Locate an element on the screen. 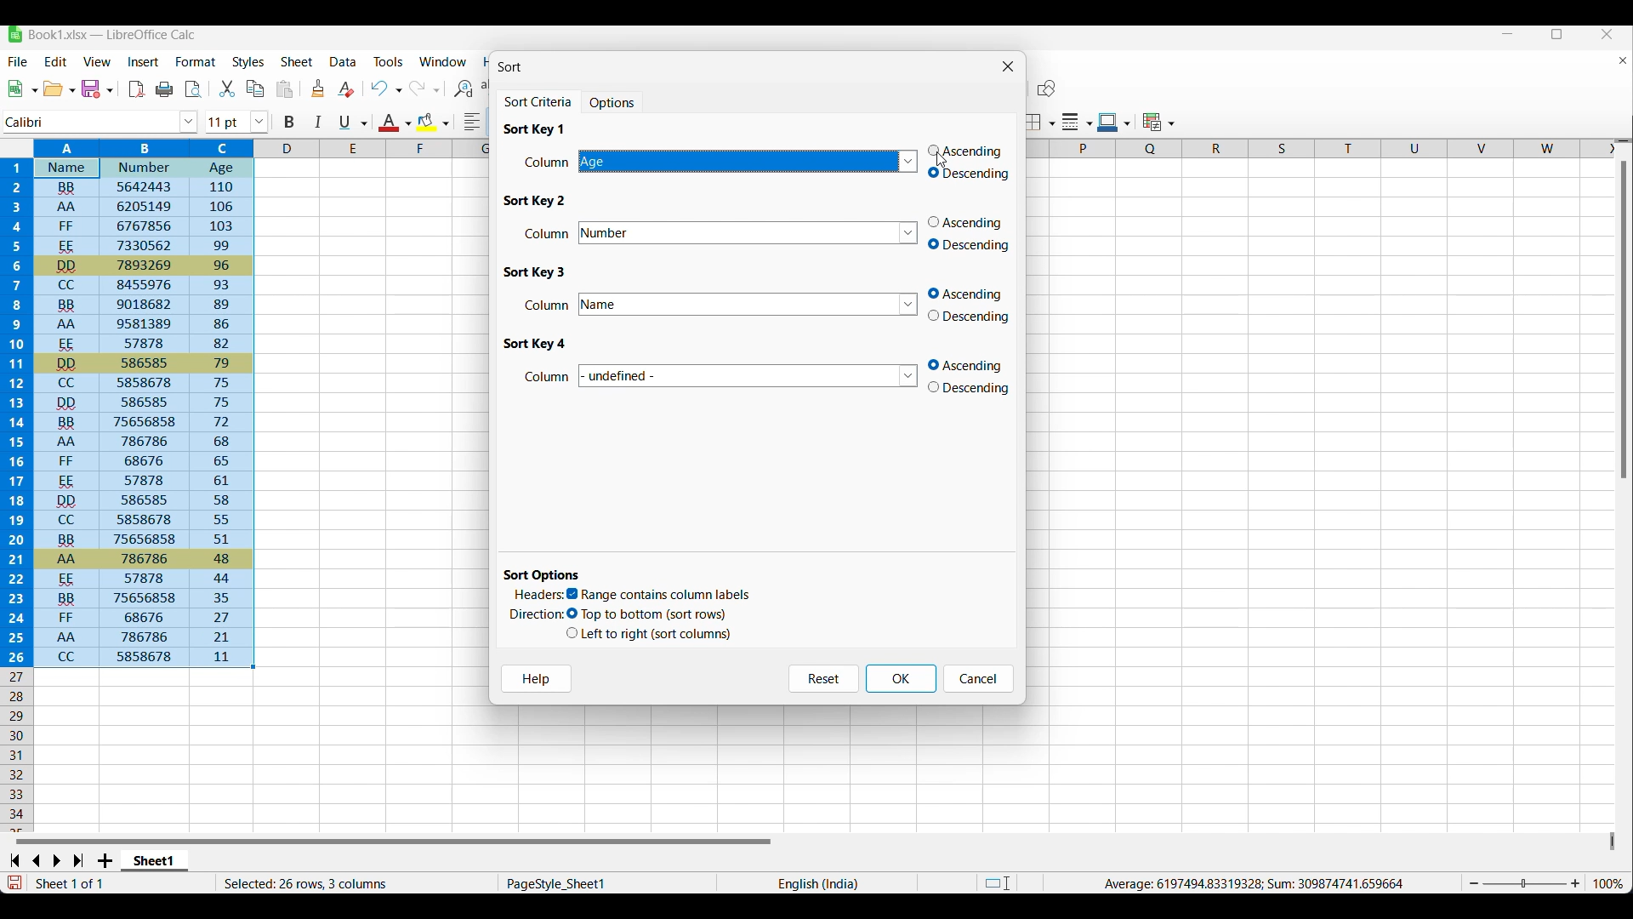  Indicates sort by column is located at coordinates (547, 162).